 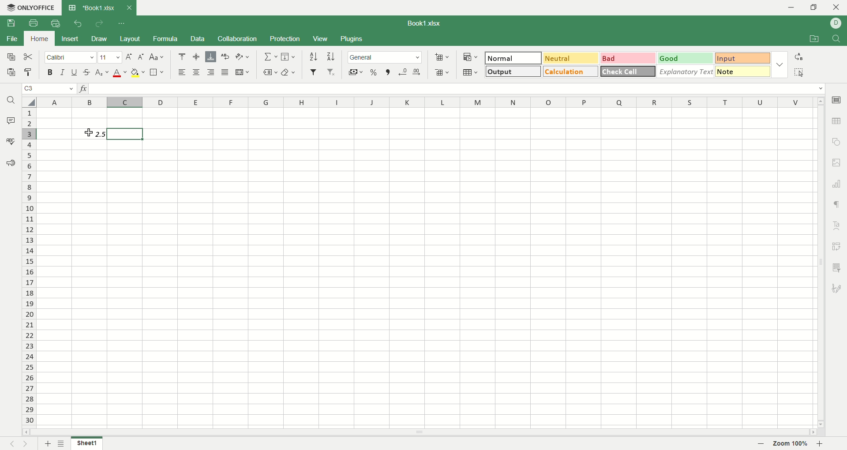 What do you see at coordinates (242, 72) in the screenshot?
I see `merge center` at bounding box center [242, 72].